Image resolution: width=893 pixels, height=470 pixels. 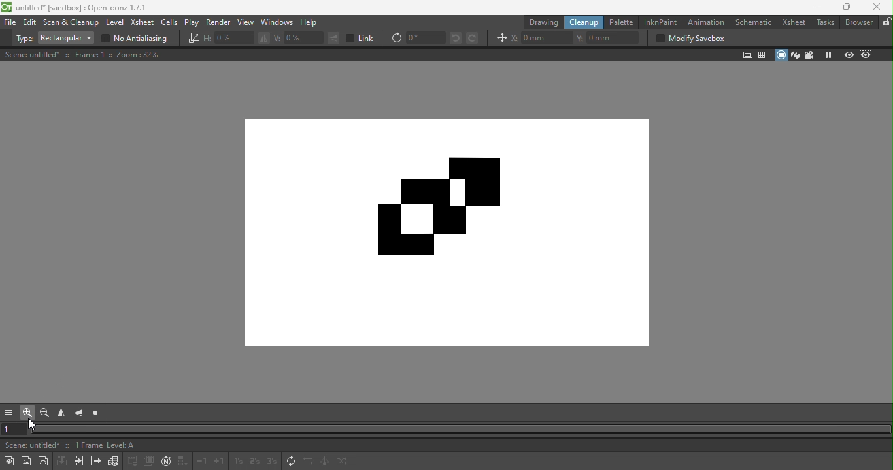 What do you see at coordinates (886, 22) in the screenshot?
I see `Lock rooms tab` at bounding box center [886, 22].